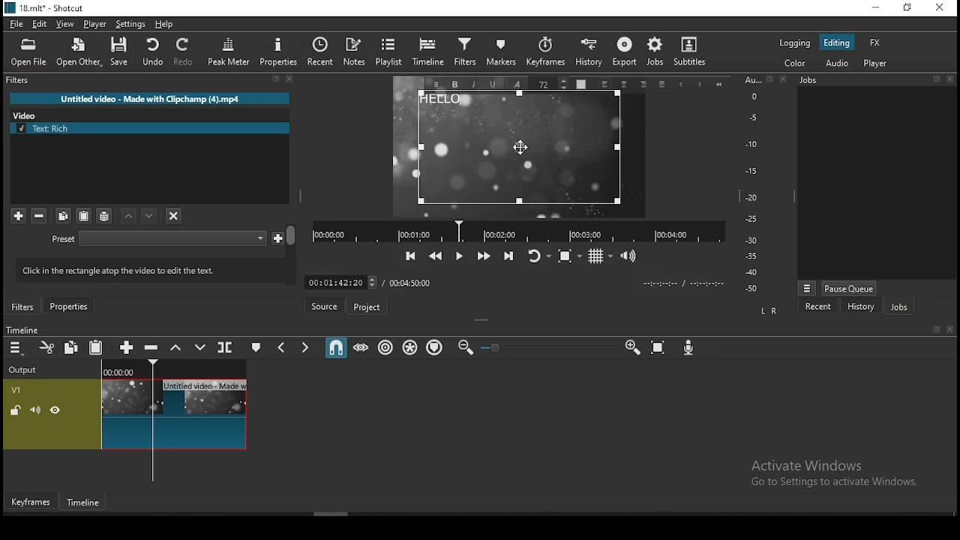 Image resolution: width=960 pixels, height=540 pixels. Describe the element at coordinates (22, 329) in the screenshot. I see `Timeline` at that location.